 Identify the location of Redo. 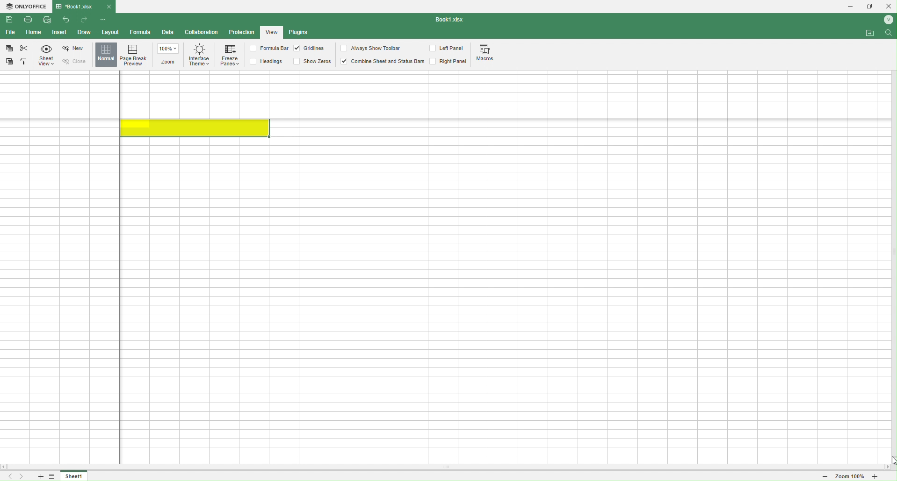
(85, 21).